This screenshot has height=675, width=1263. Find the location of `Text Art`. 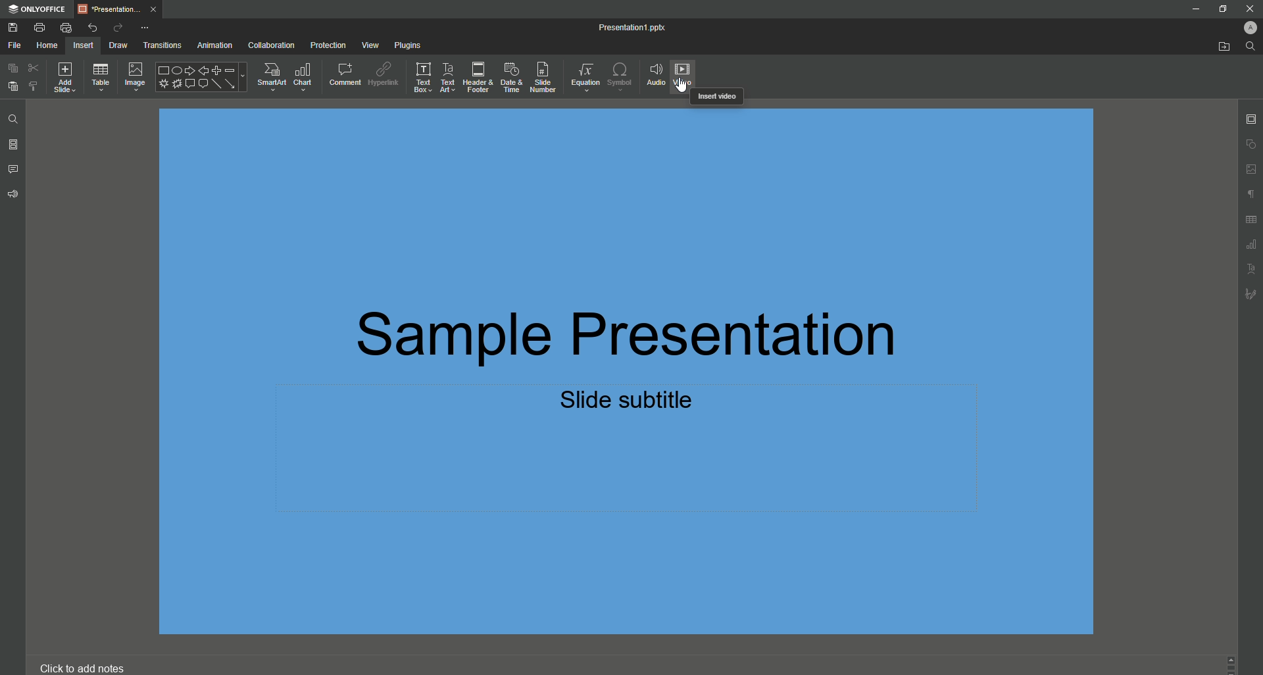

Text Art is located at coordinates (447, 78).